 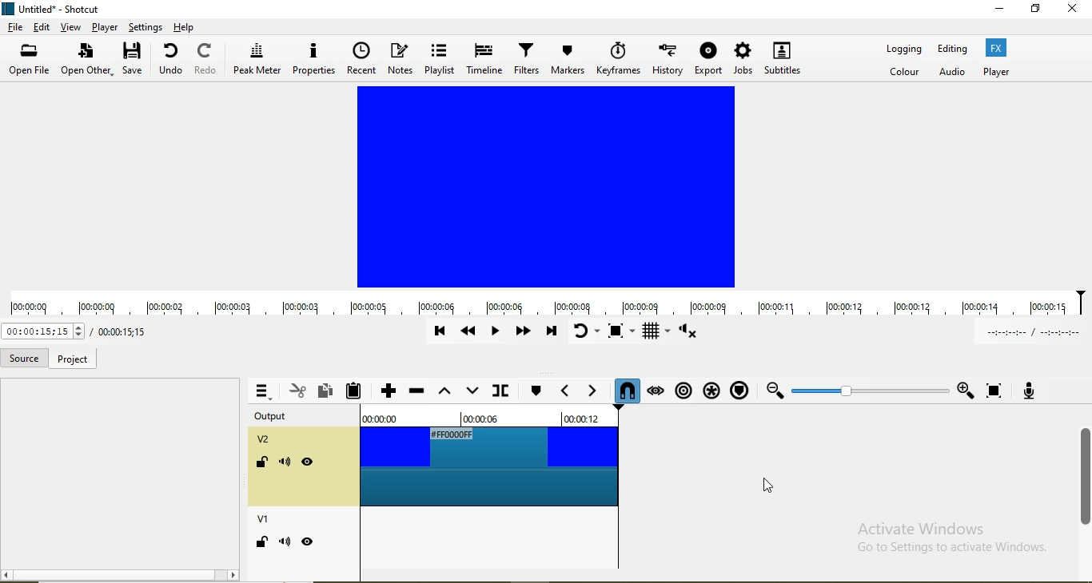 I want to click on Copy, so click(x=328, y=390).